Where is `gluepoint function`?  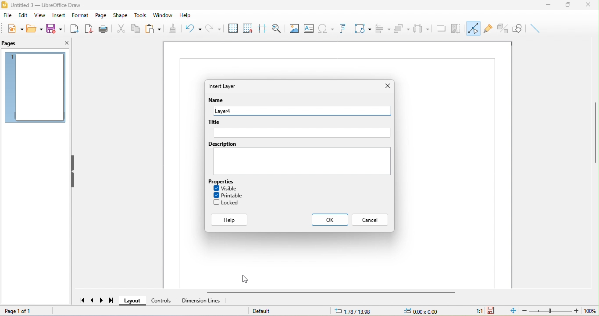
gluepoint function is located at coordinates (489, 28).